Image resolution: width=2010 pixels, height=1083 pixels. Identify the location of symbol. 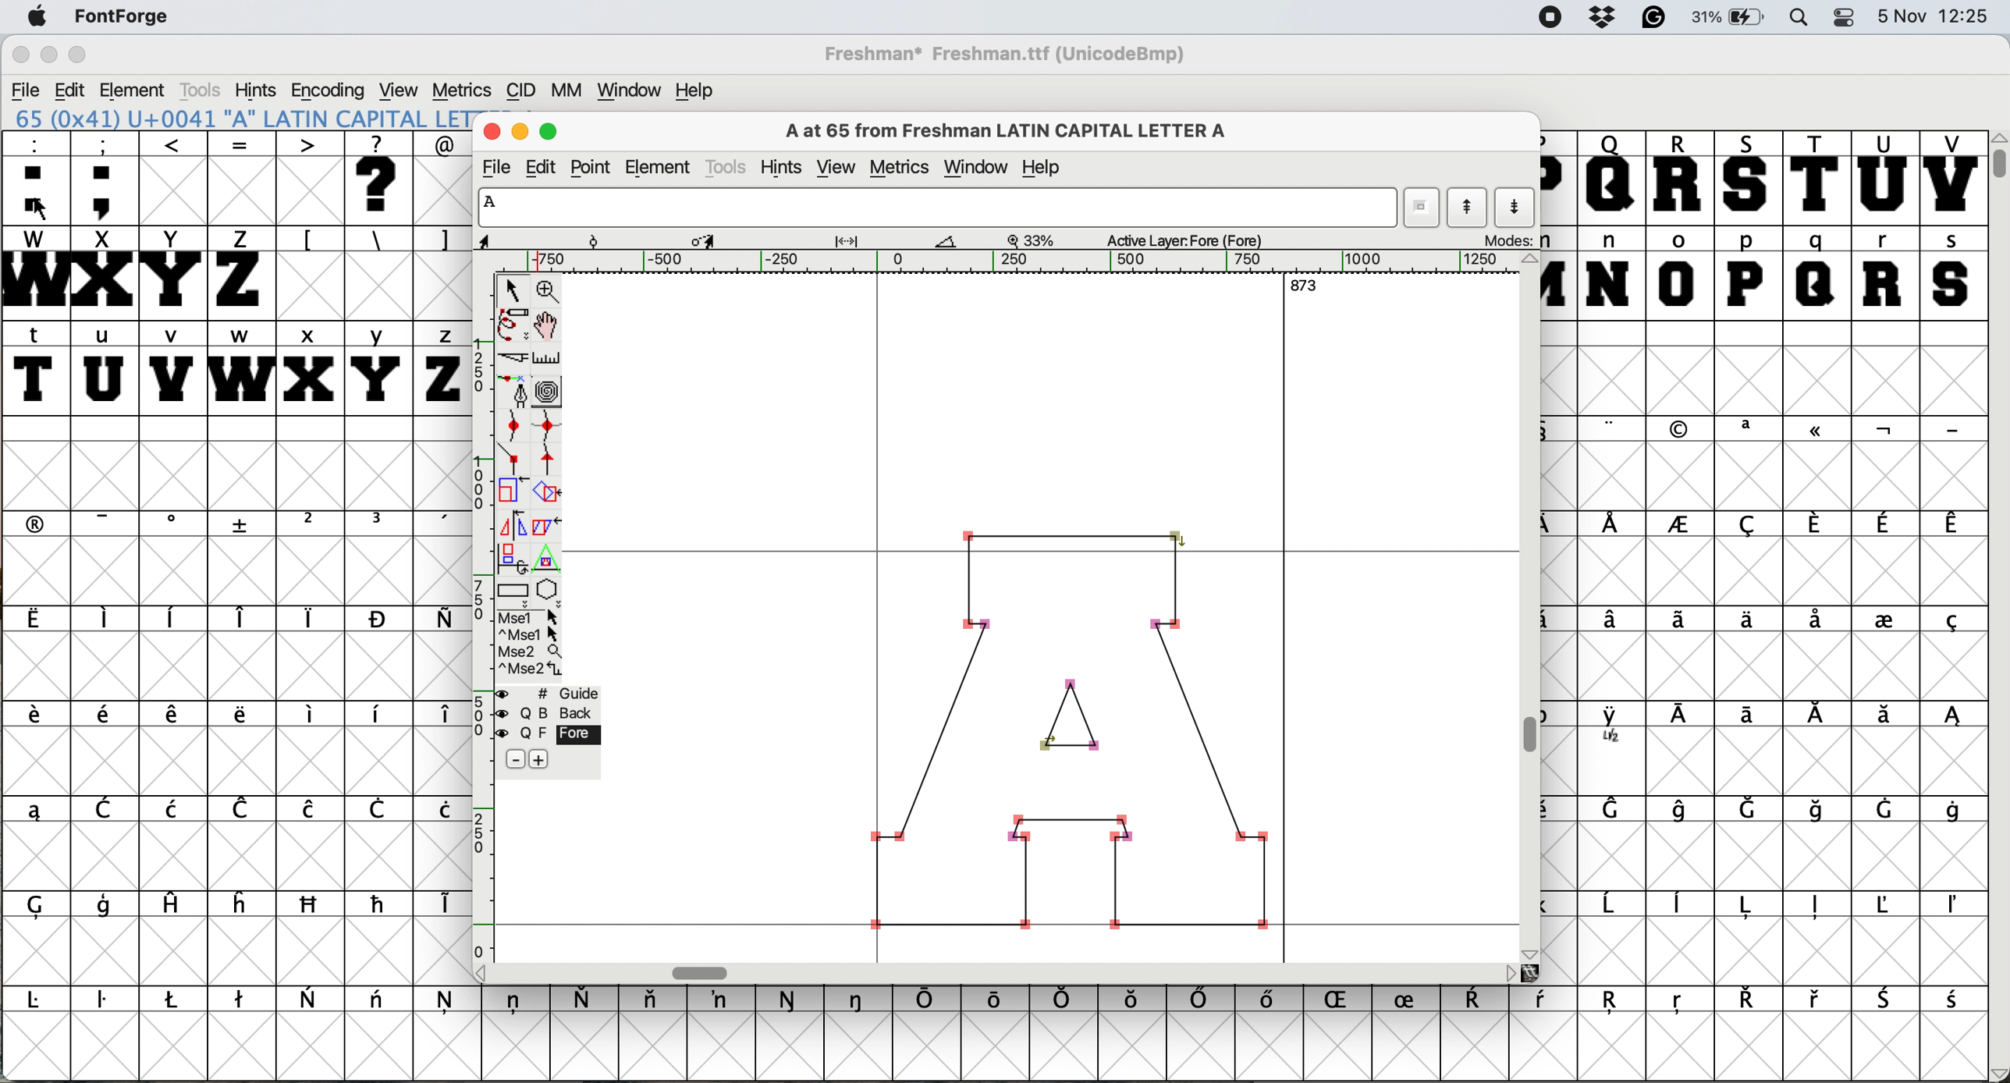
(1612, 907).